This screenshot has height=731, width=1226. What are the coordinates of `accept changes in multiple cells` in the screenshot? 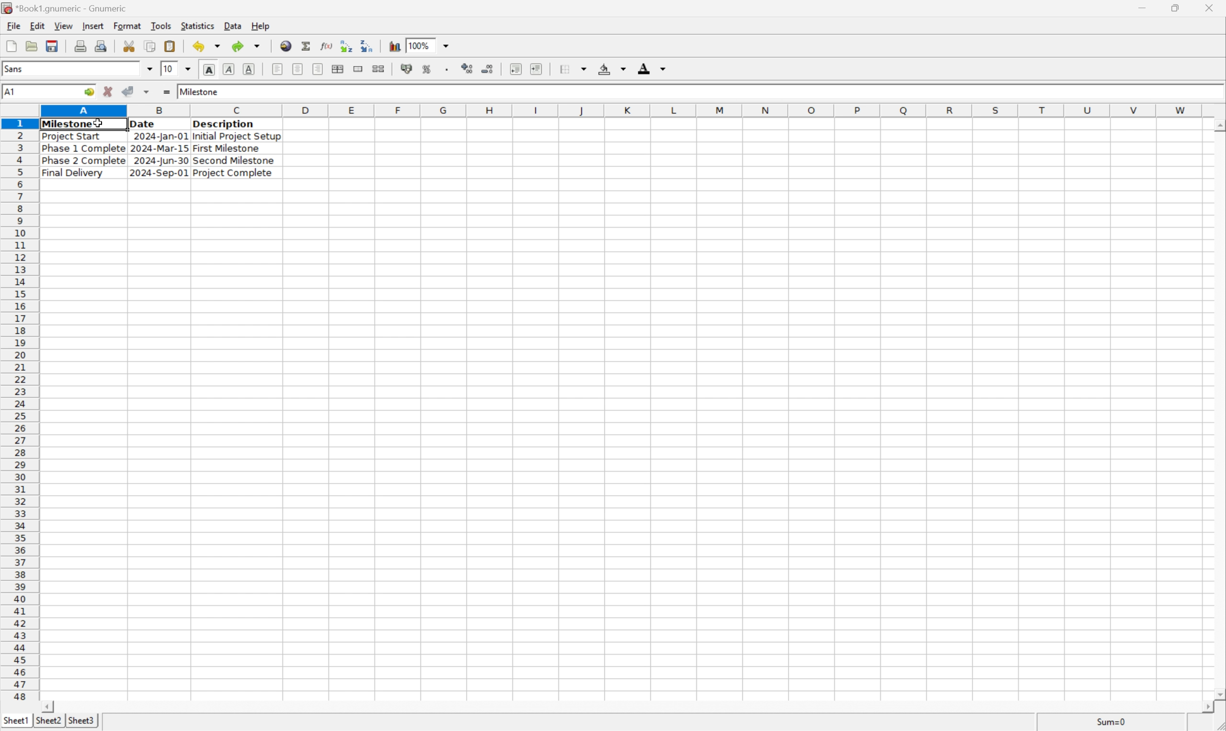 It's located at (148, 94).